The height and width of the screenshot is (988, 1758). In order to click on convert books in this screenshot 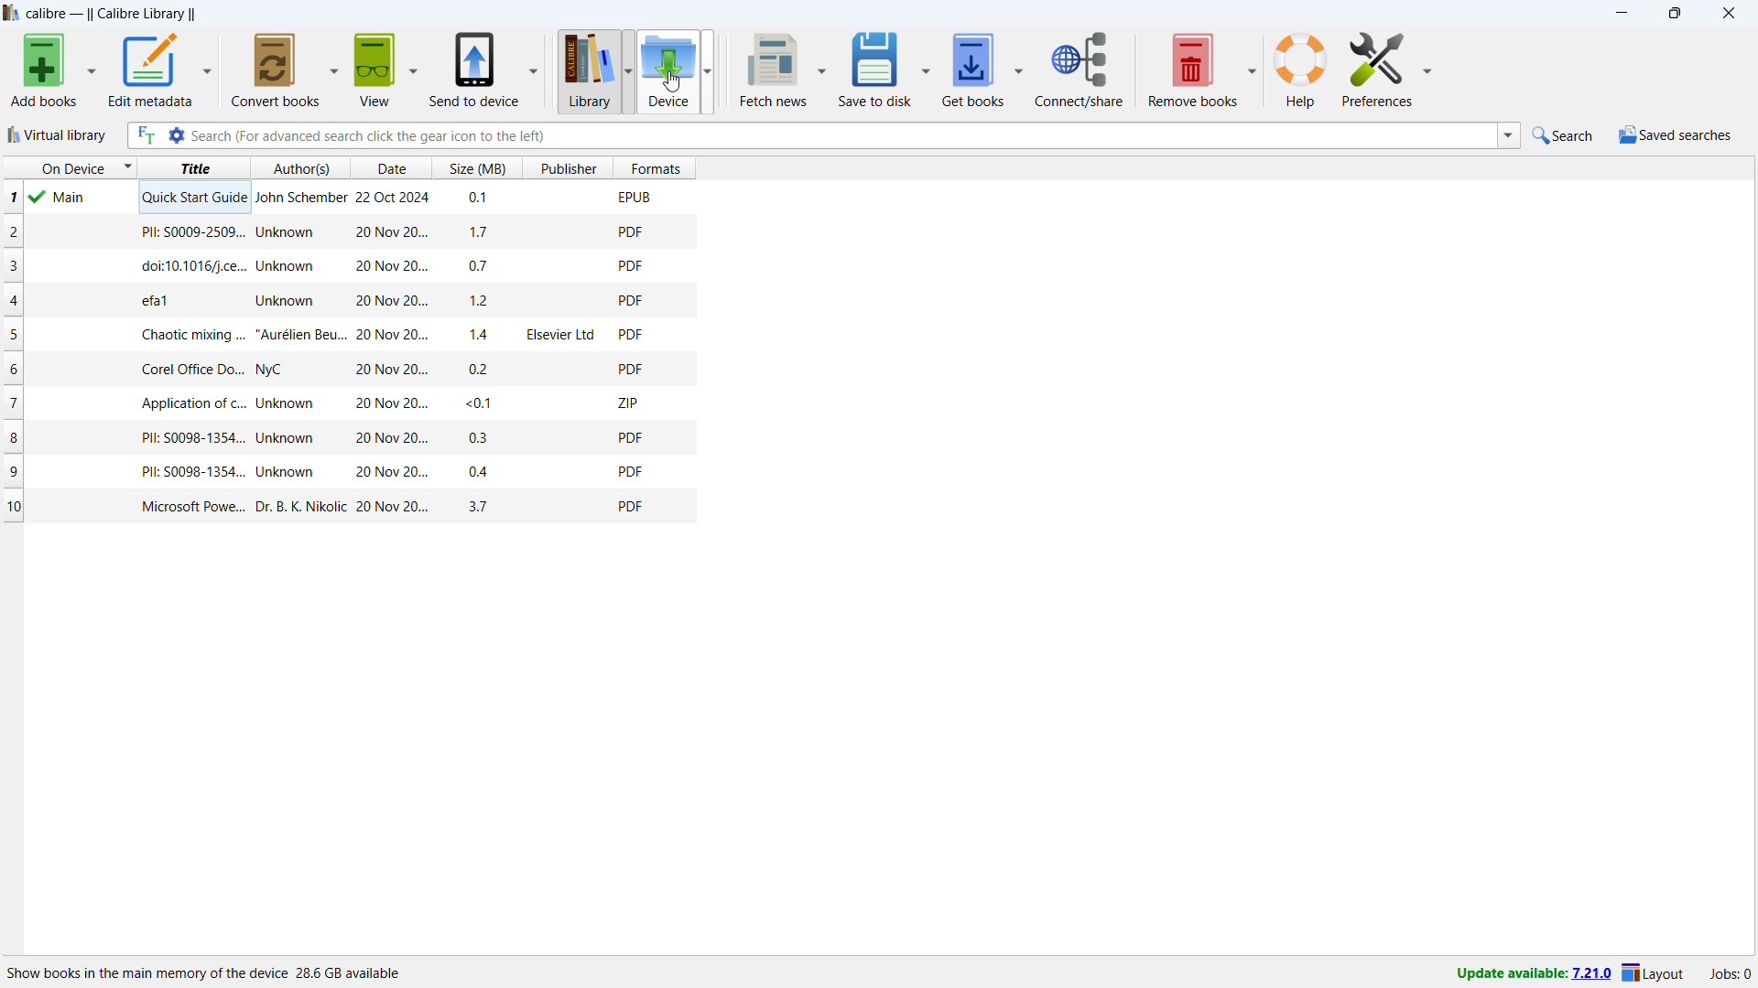, I will do `click(272, 70)`.